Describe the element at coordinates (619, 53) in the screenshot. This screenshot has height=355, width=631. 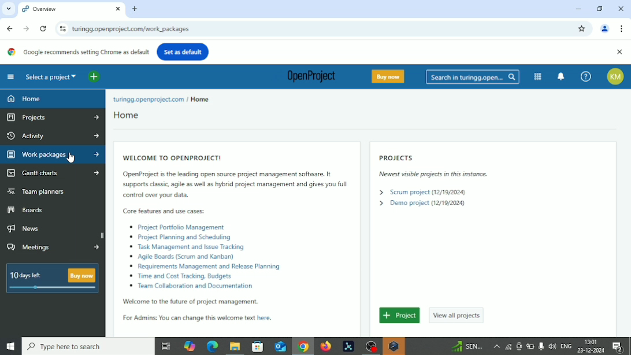
I see `Close` at that location.